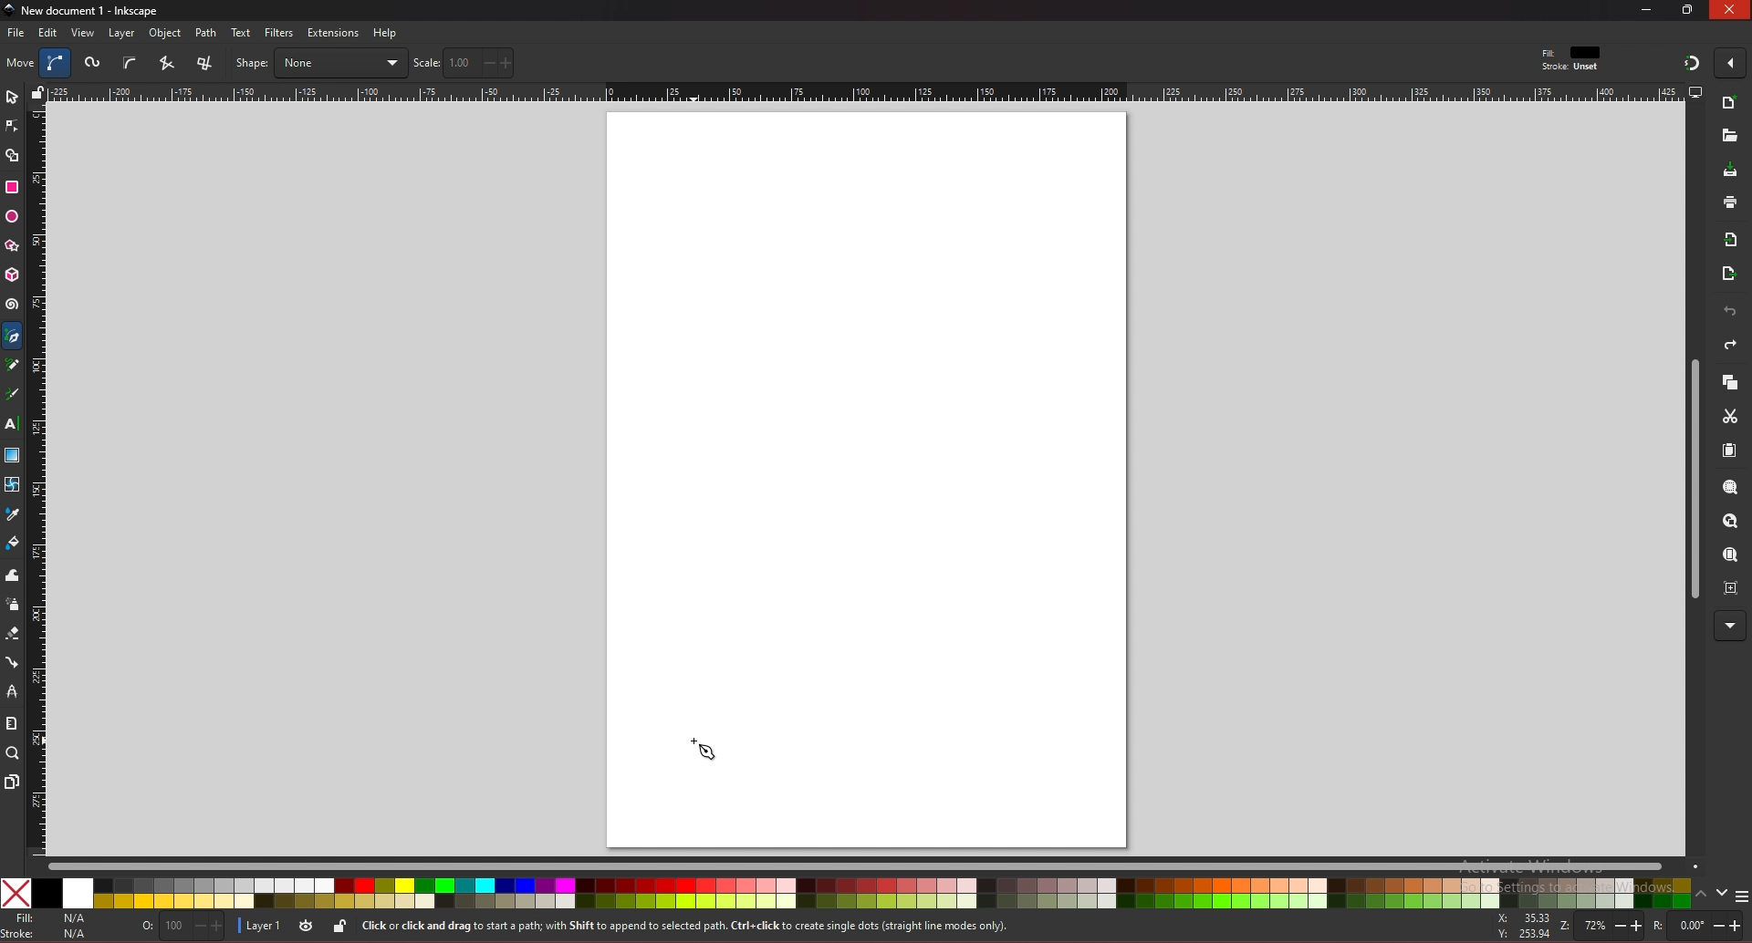  I want to click on more colors, so click(1741, 897).